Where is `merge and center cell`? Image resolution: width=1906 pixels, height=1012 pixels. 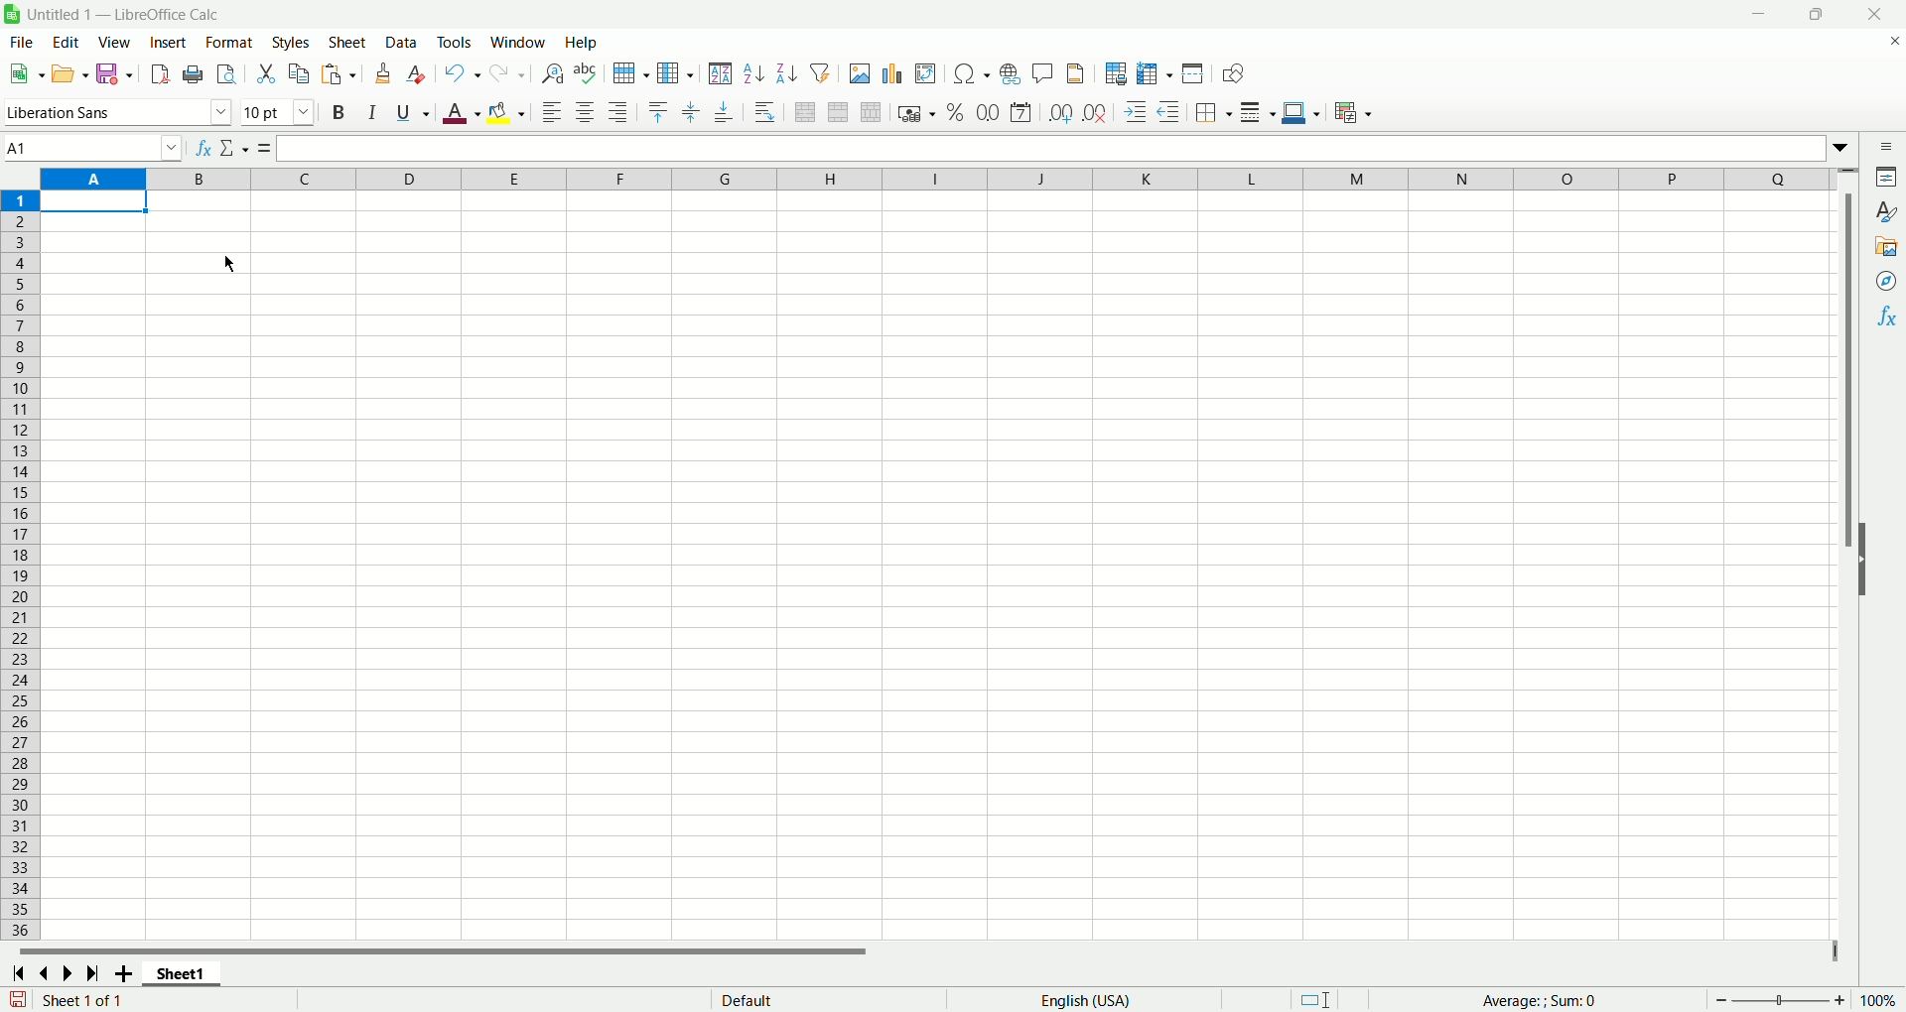 merge and center cell is located at coordinates (808, 110).